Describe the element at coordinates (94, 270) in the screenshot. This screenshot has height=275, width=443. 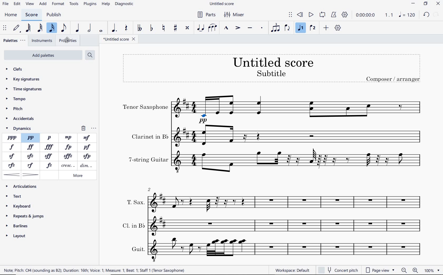
I see `note:pitch` at that location.